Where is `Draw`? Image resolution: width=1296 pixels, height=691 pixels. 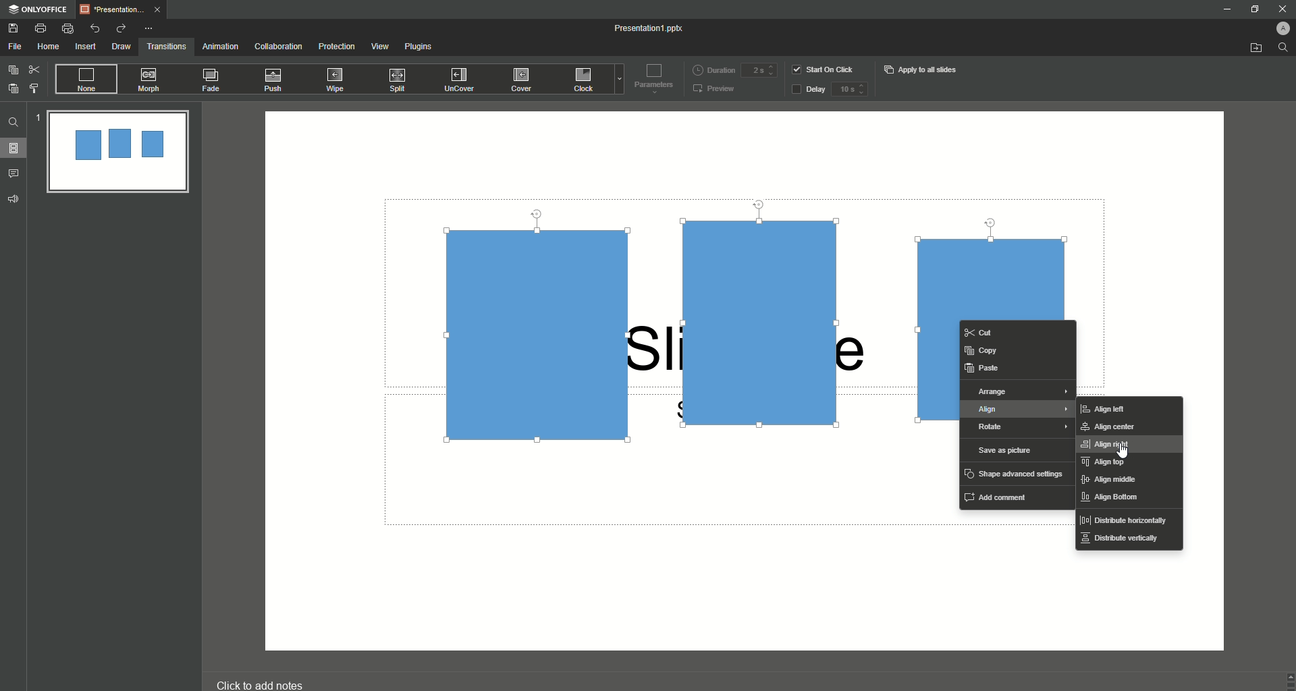
Draw is located at coordinates (122, 47).